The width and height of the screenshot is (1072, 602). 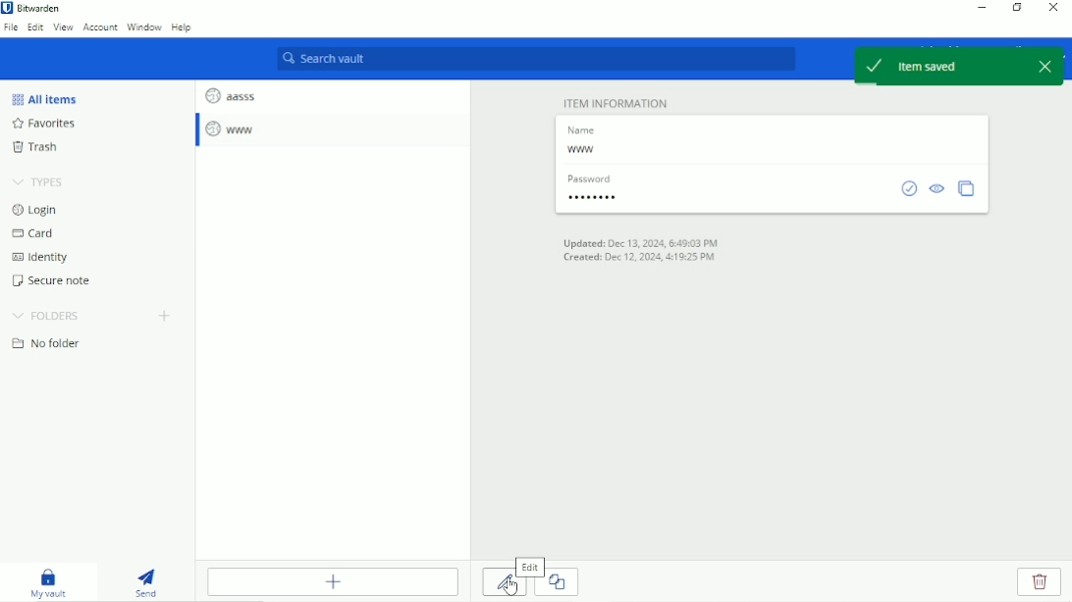 What do you see at coordinates (586, 128) in the screenshot?
I see `Name` at bounding box center [586, 128].